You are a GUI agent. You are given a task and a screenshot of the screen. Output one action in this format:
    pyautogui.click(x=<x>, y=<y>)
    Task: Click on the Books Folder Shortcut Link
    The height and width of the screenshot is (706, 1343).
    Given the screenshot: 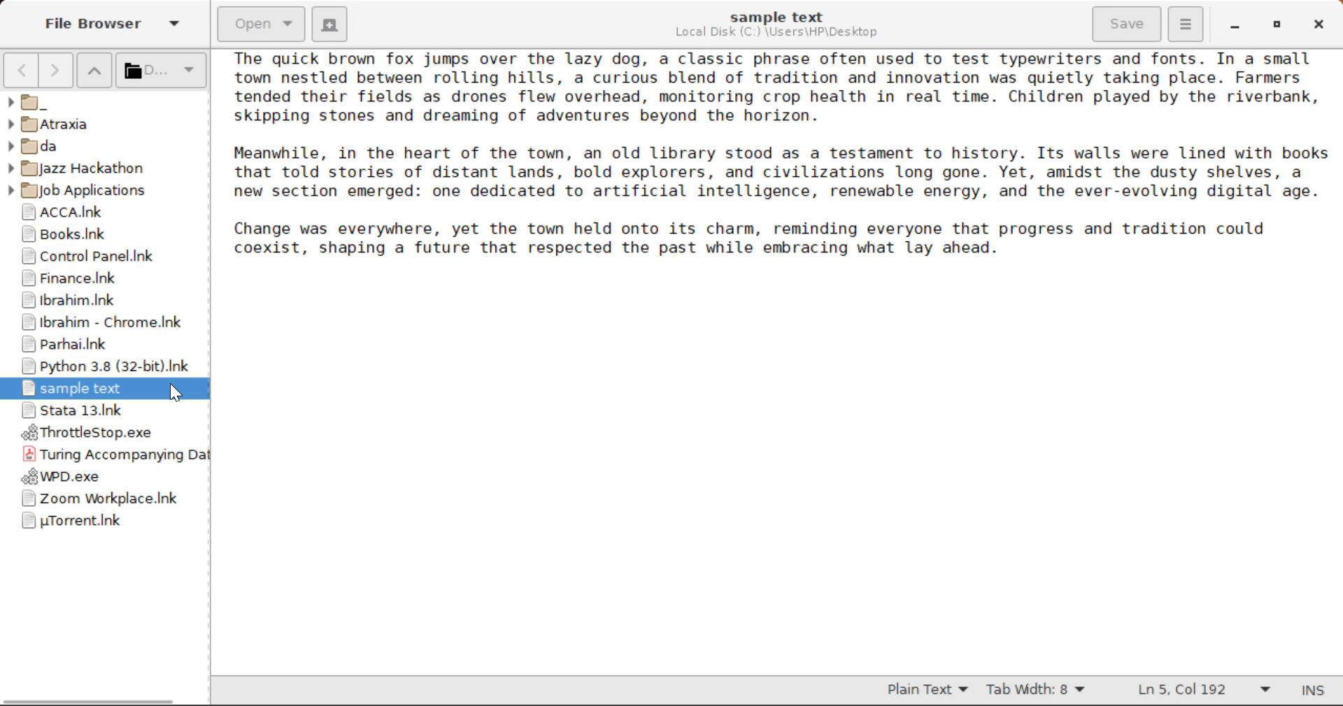 What is the action you would take?
    pyautogui.click(x=104, y=234)
    